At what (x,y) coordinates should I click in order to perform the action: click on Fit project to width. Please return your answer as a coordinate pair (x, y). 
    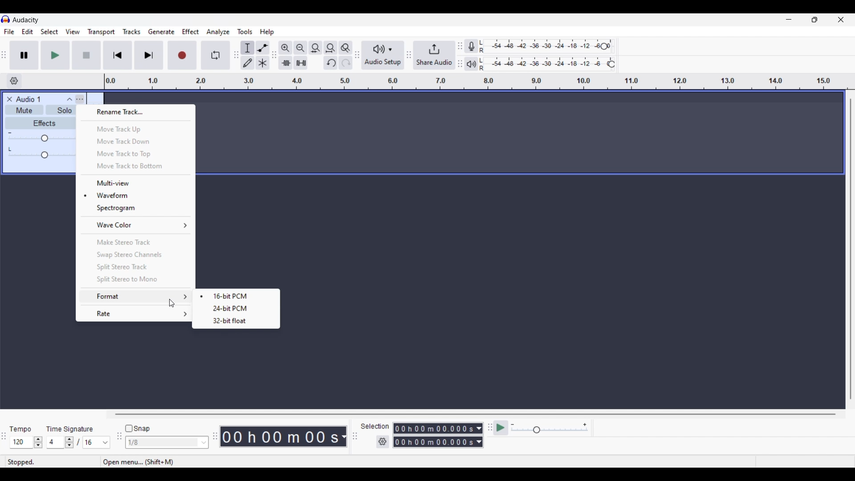
    Looking at the image, I should click on (331, 48).